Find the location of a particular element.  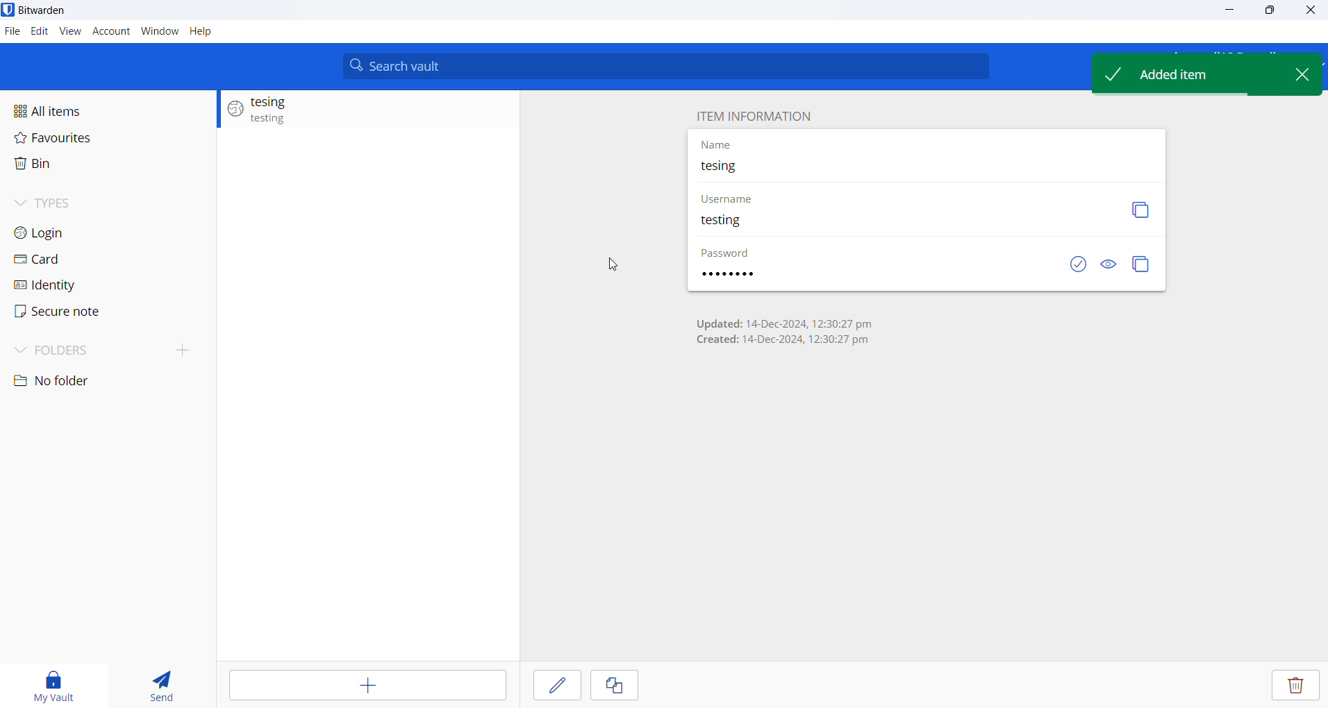

file is located at coordinates (12, 32).